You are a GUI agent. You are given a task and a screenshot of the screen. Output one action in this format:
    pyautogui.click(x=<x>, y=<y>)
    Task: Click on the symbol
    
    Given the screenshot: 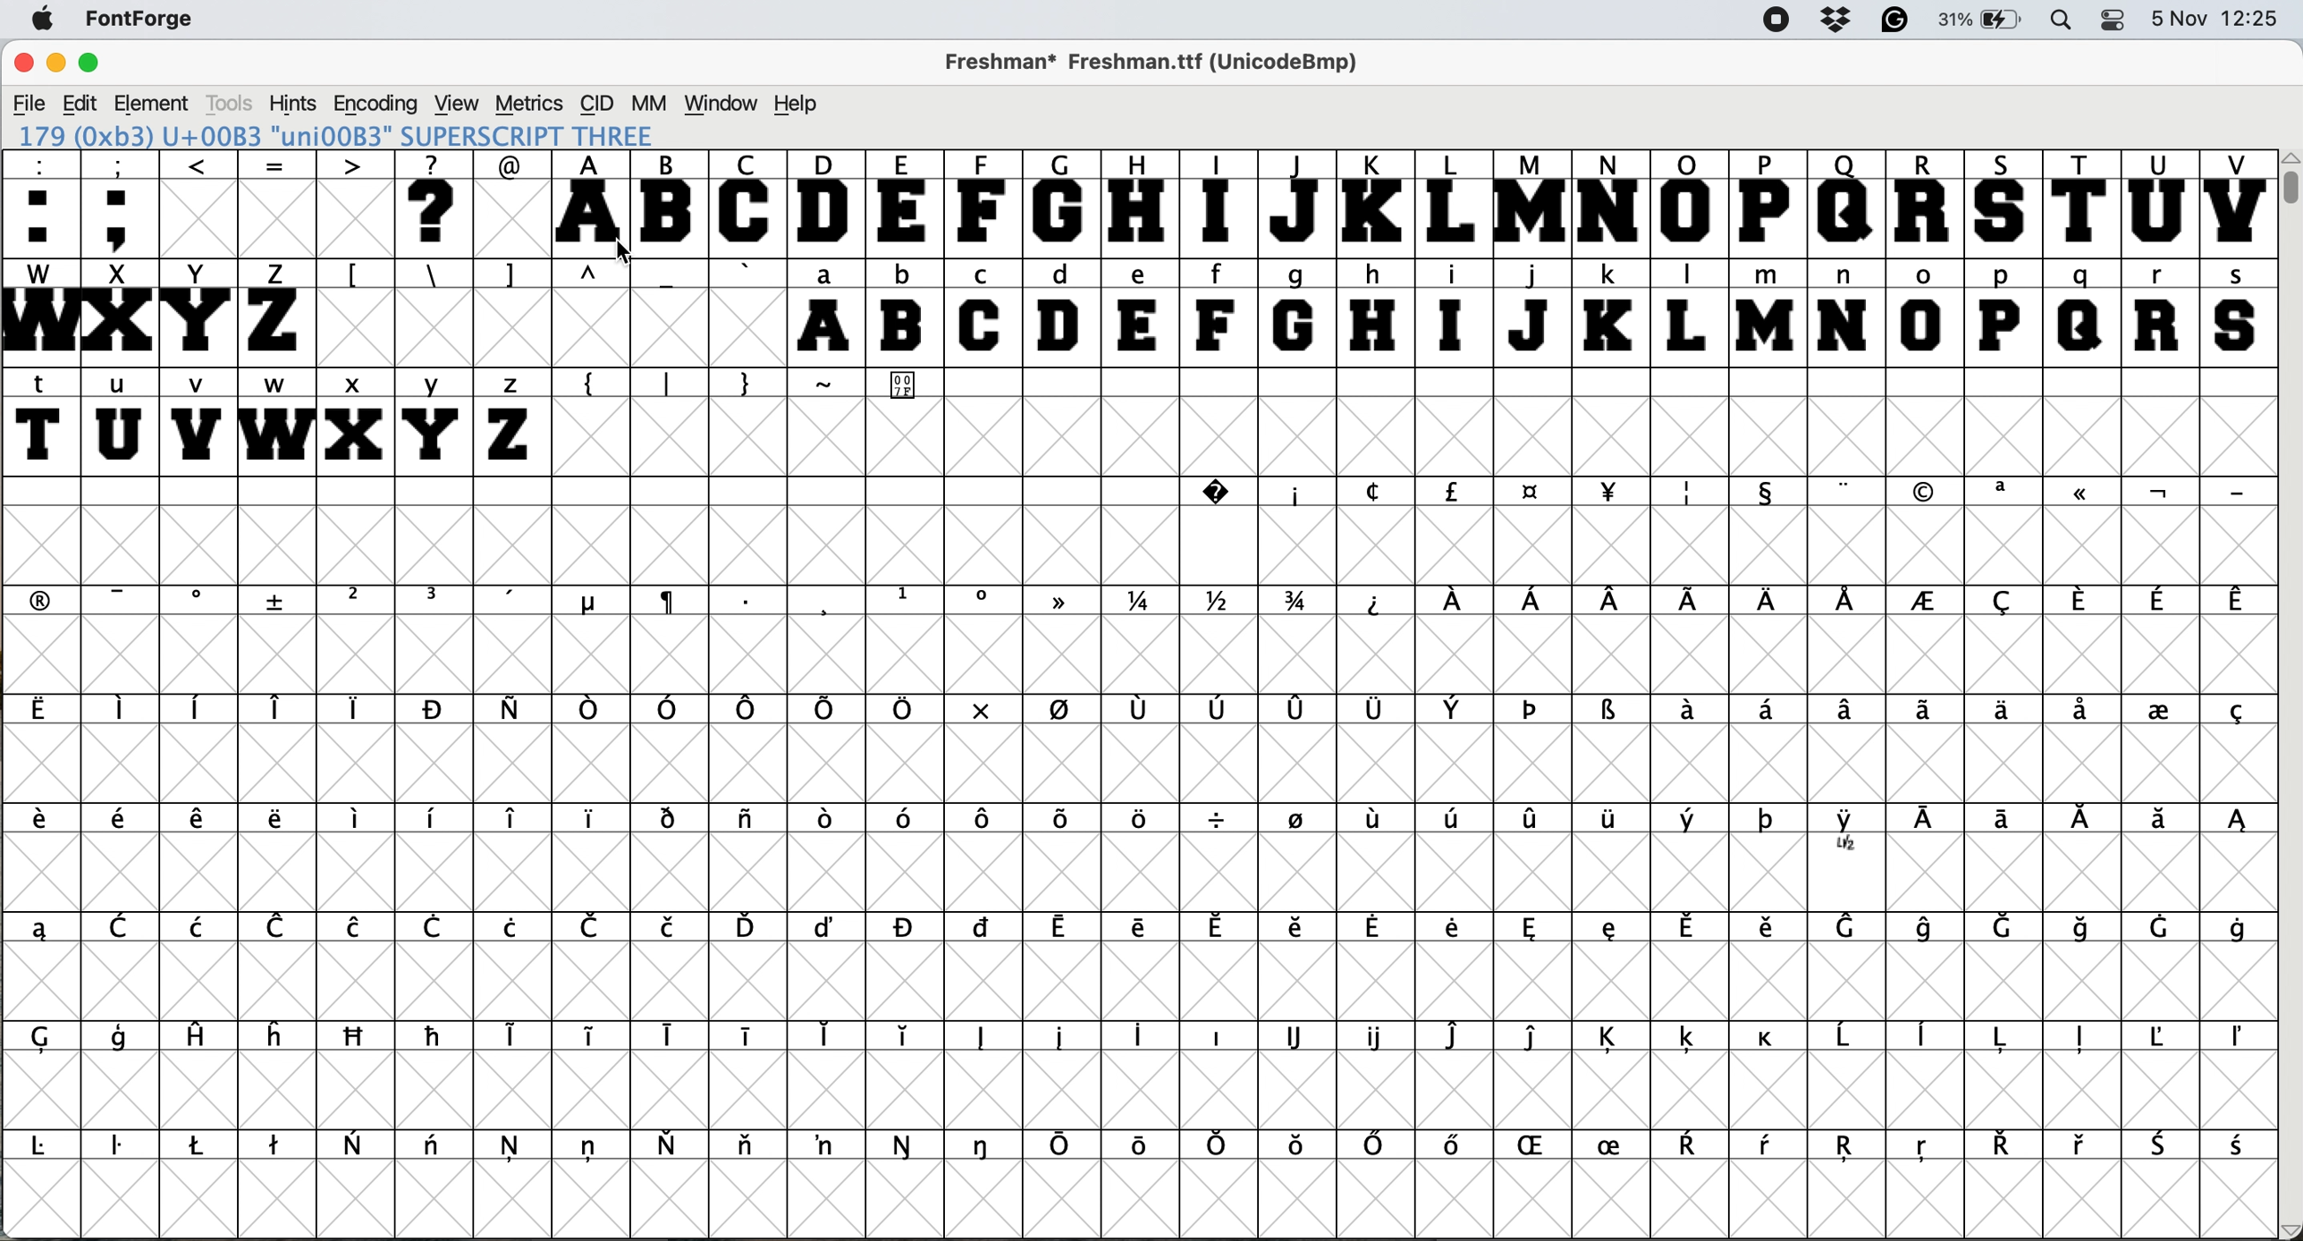 What is the action you would take?
    pyautogui.click(x=1687, y=713)
    